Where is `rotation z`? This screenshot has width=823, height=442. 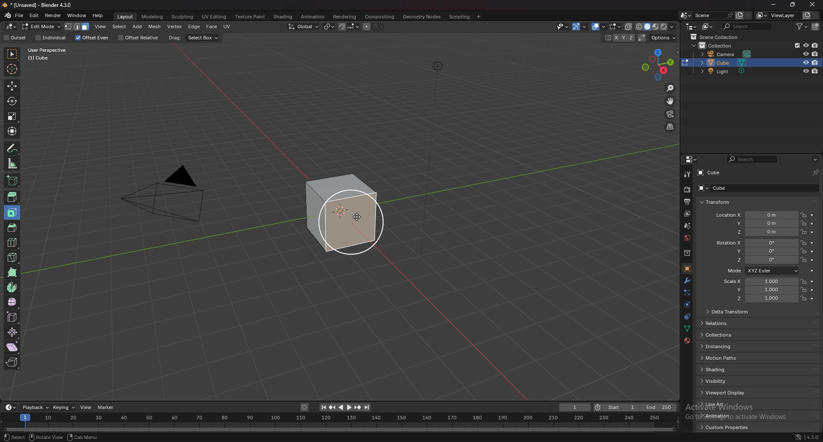
rotation z is located at coordinates (759, 260).